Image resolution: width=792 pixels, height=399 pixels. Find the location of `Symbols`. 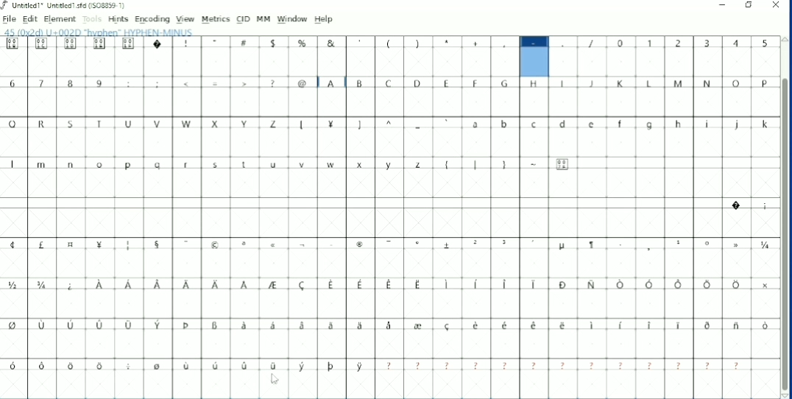

Symbols is located at coordinates (374, 124).